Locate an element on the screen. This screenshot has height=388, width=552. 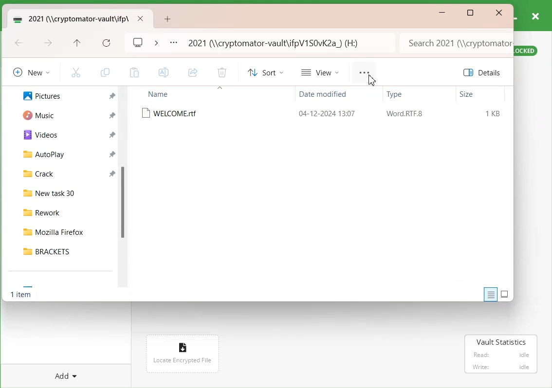
Rework is located at coordinates (64, 211).